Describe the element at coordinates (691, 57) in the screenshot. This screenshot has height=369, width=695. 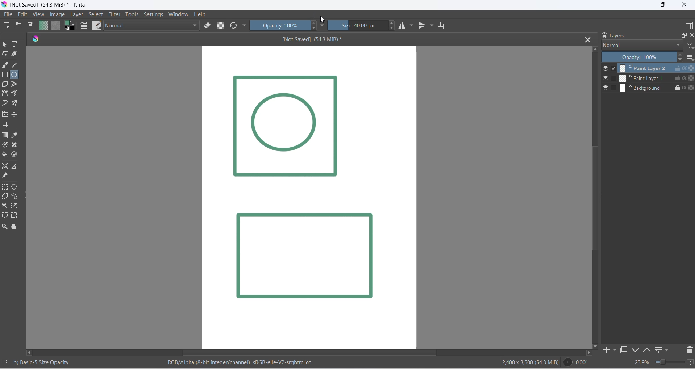
I see `options` at that location.